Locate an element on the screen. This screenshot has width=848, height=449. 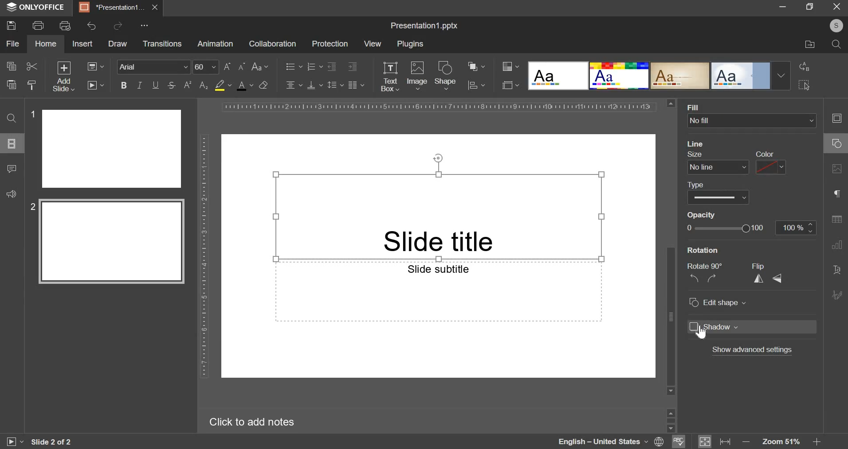
image settings is located at coordinates (839, 169).